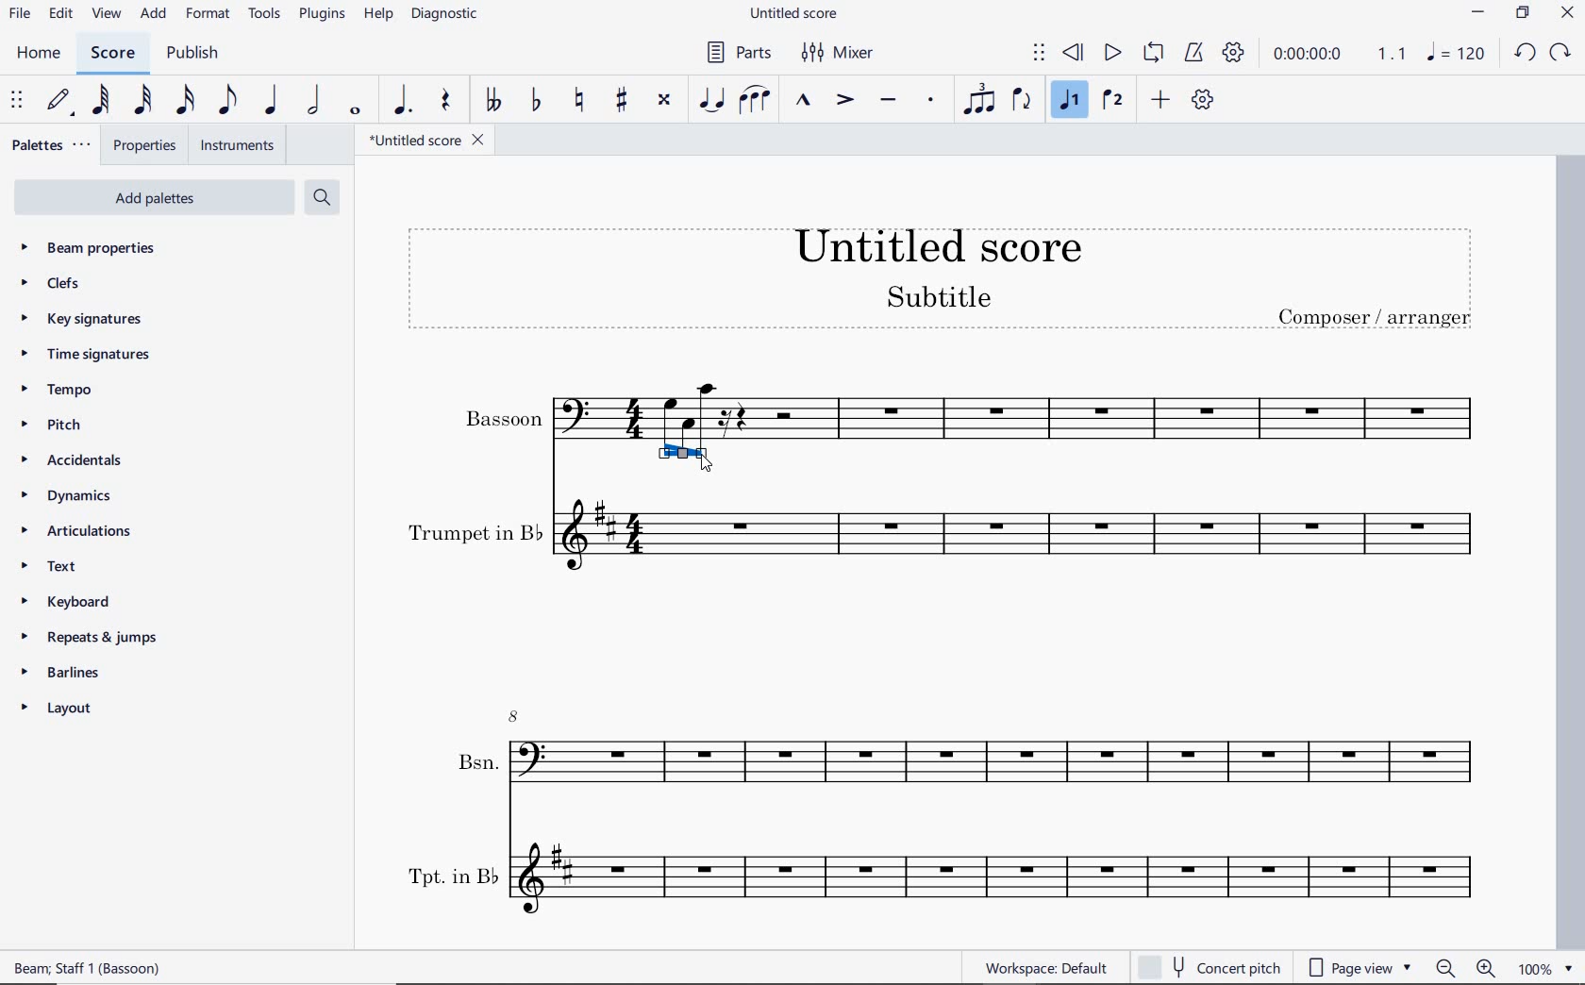  I want to click on search palettes, so click(324, 197).